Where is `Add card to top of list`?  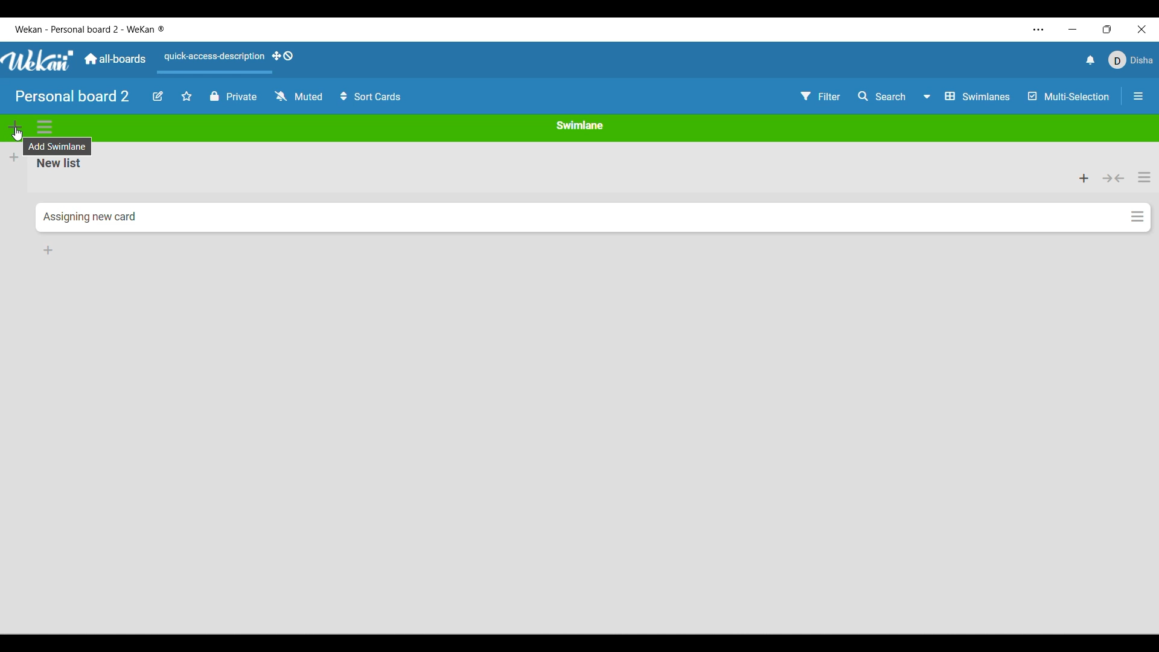
Add card to top of list is located at coordinates (1085, 179).